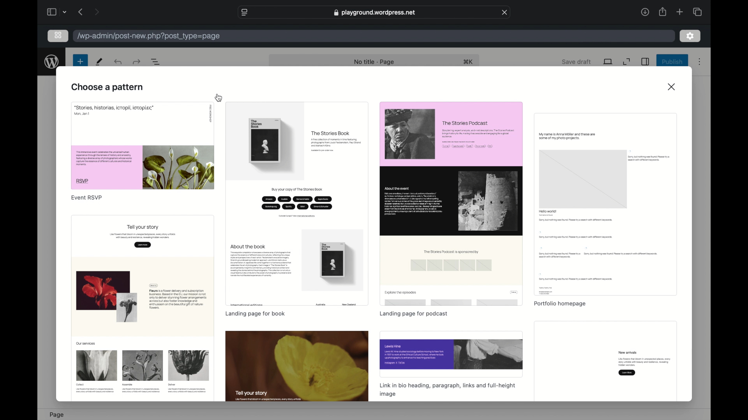 The image size is (748, 420). What do you see at coordinates (690, 37) in the screenshot?
I see `settings` at bounding box center [690, 37].